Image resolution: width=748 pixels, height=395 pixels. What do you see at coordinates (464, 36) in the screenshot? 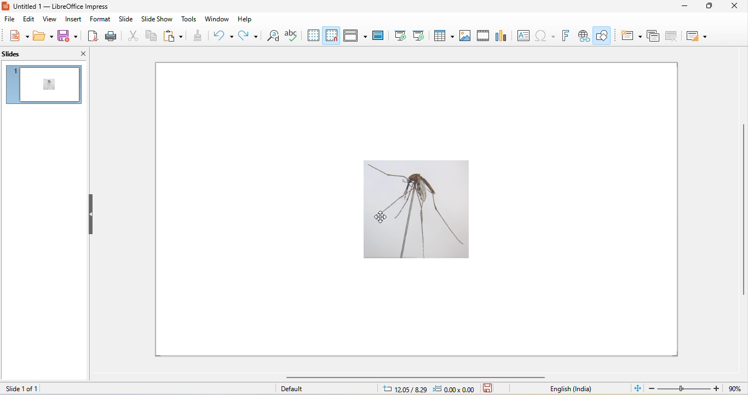
I see `image` at bounding box center [464, 36].